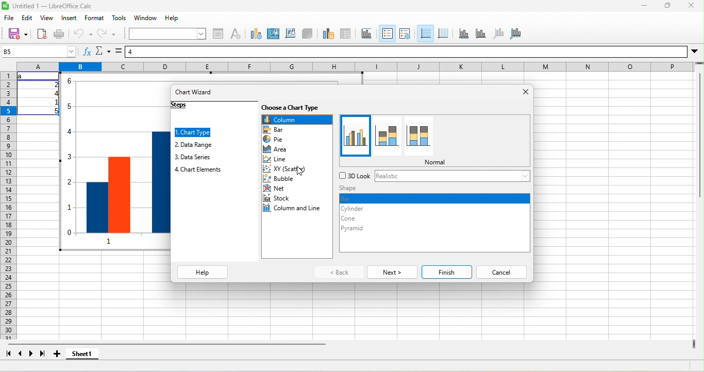 Image resolution: width=704 pixels, height=372 pixels. I want to click on x axis, so click(464, 35).